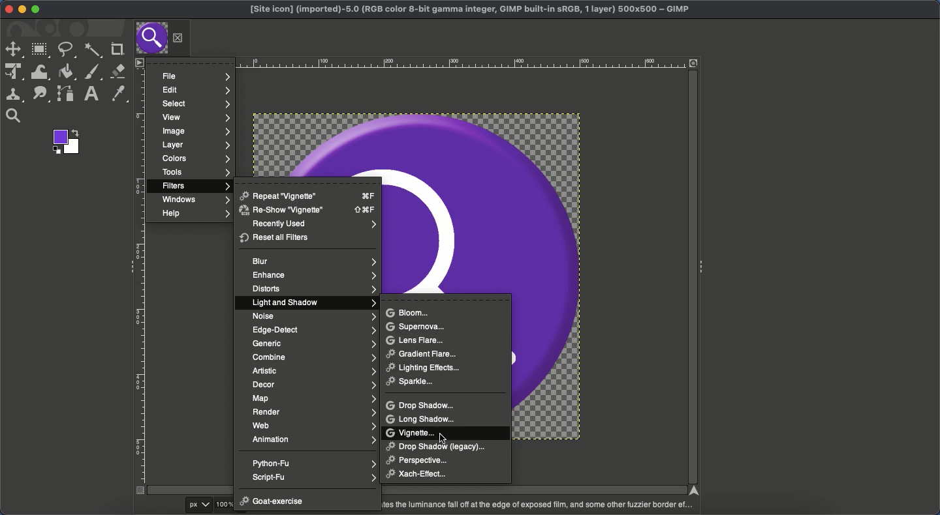 This screenshot has width=940, height=515. What do you see at coordinates (314, 304) in the screenshot?
I see `Light and shadow` at bounding box center [314, 304].